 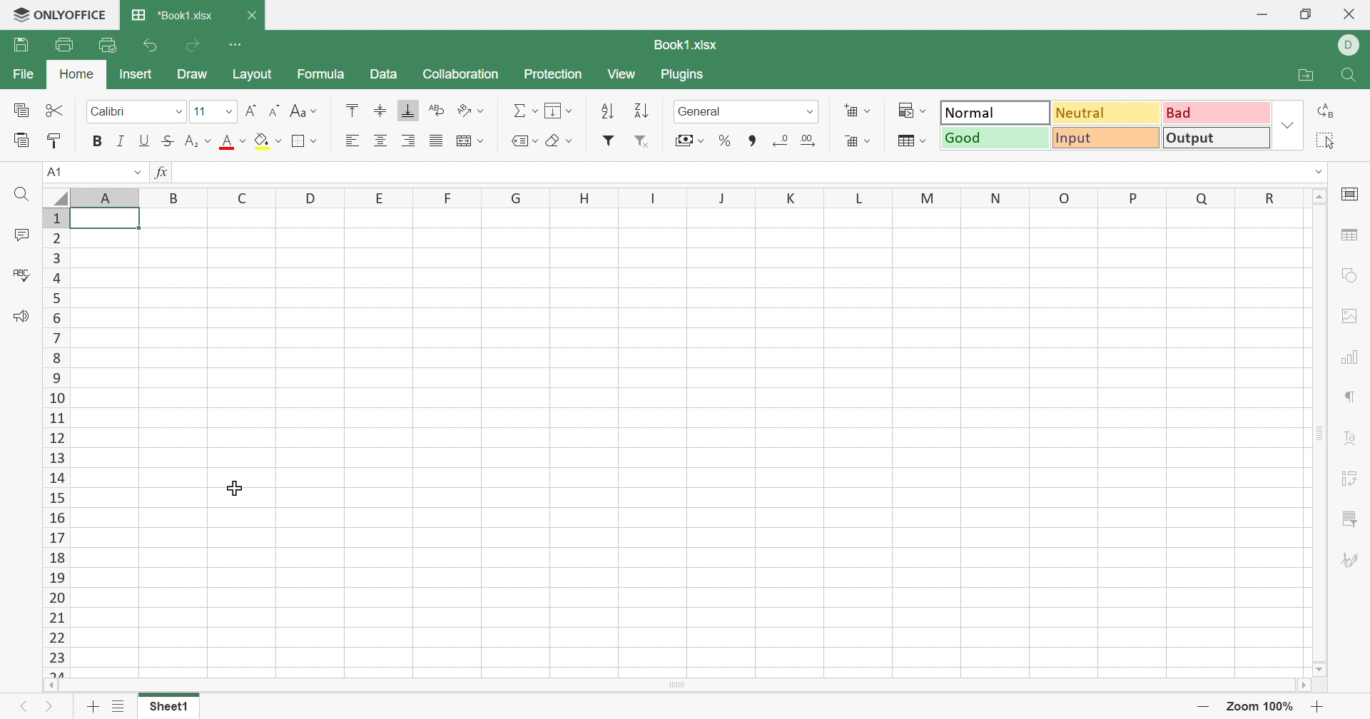 I want to click on View, so click(x=623, y=74).